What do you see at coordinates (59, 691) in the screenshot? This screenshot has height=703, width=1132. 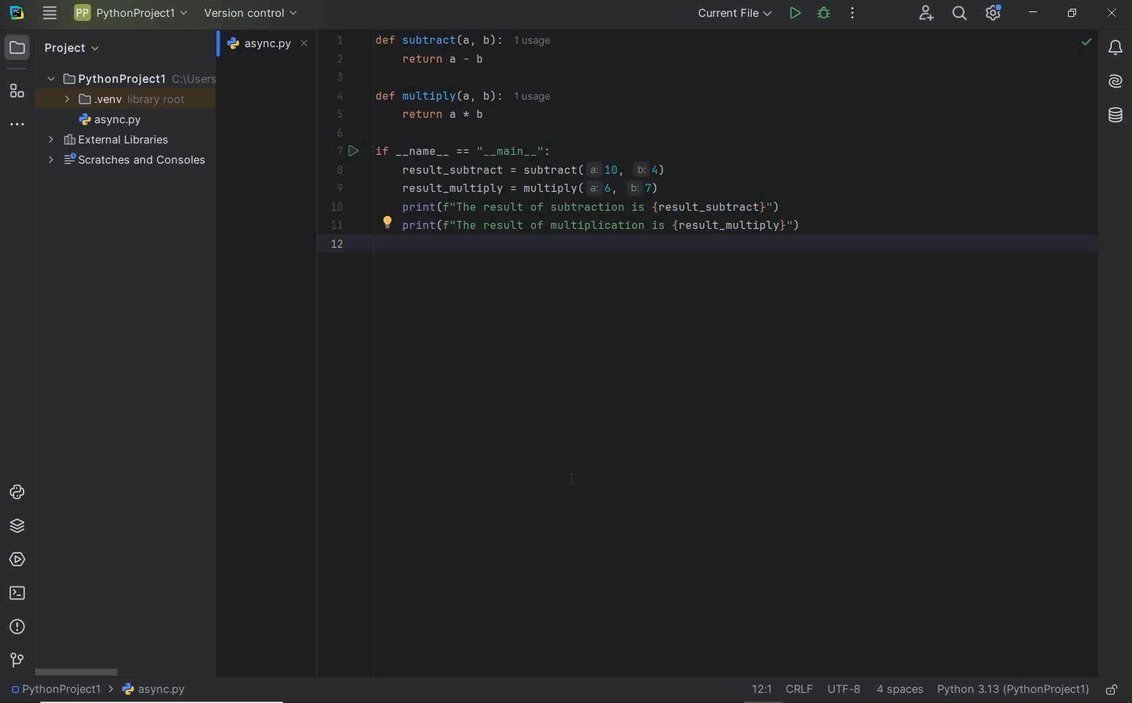 I see `project name` at bounding box center [59, 691].